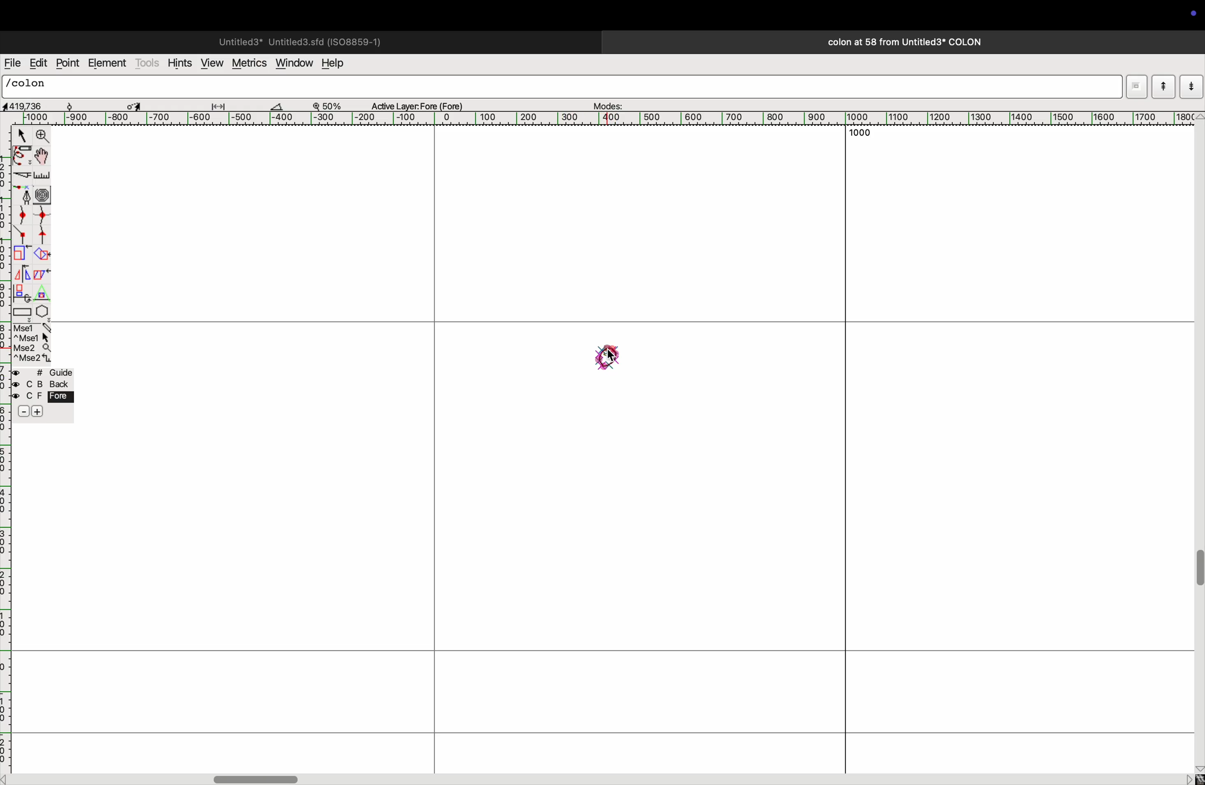 This screenshot has height=785, width=1205. Describe the element at coordinates (20, 135) in the screenshot. I see `cursor` at that location.